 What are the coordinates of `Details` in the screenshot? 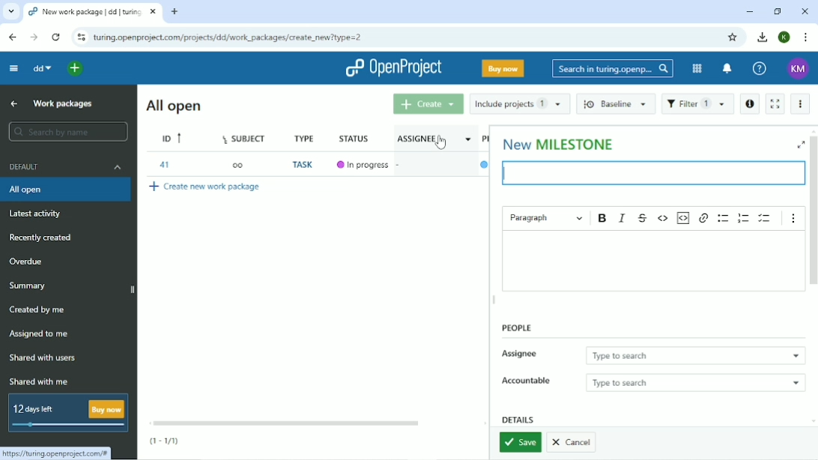 It's located at (518, 419).